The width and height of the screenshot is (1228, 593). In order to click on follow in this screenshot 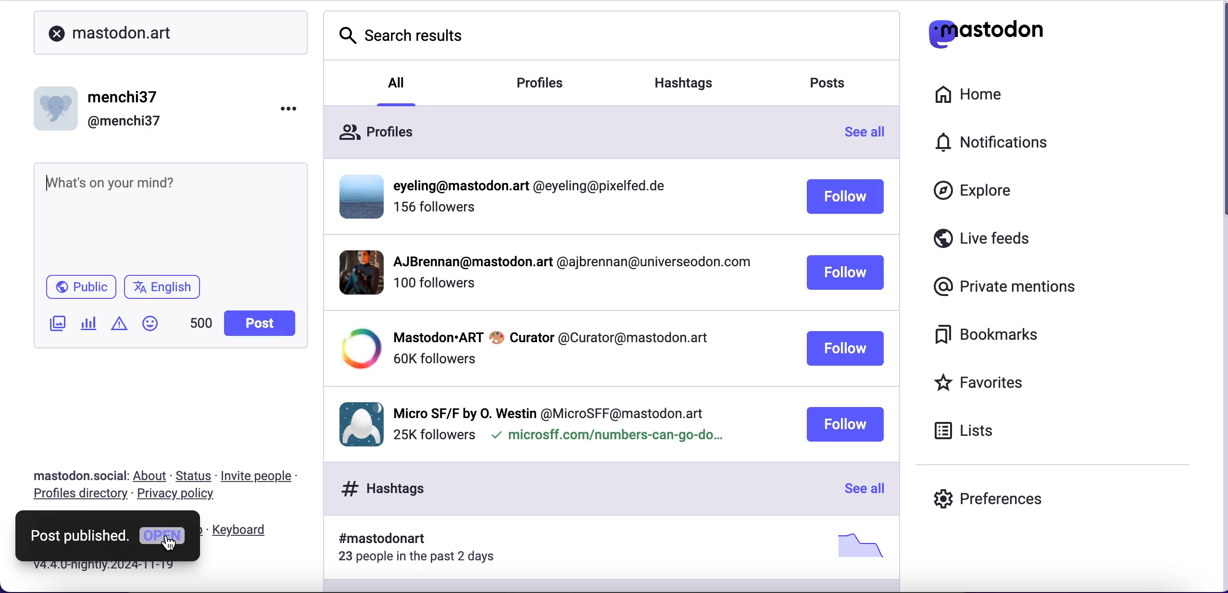, I will do `click(844, 424)`.